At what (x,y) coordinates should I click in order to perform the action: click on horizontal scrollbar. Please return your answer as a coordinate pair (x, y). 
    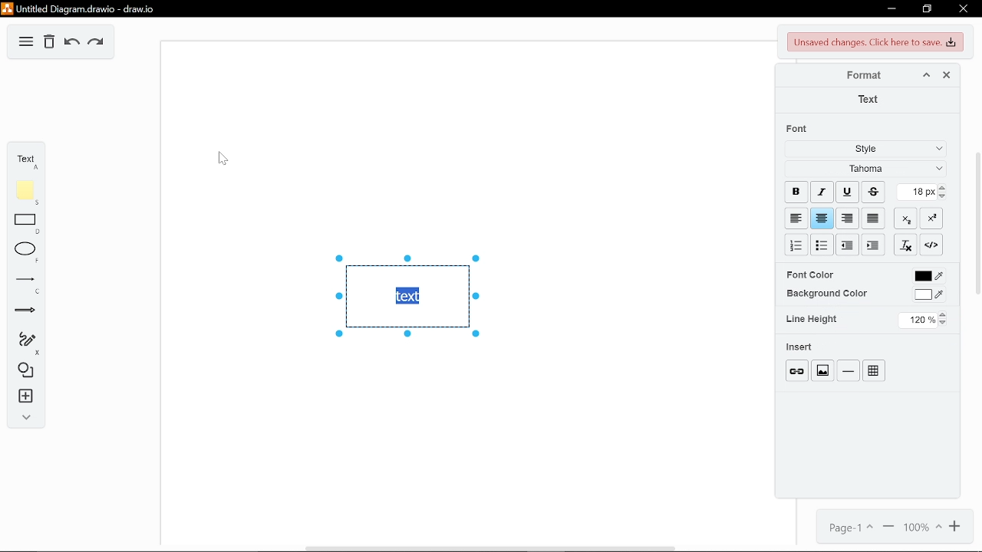
    Looking at the image, I should click on (490, 548).